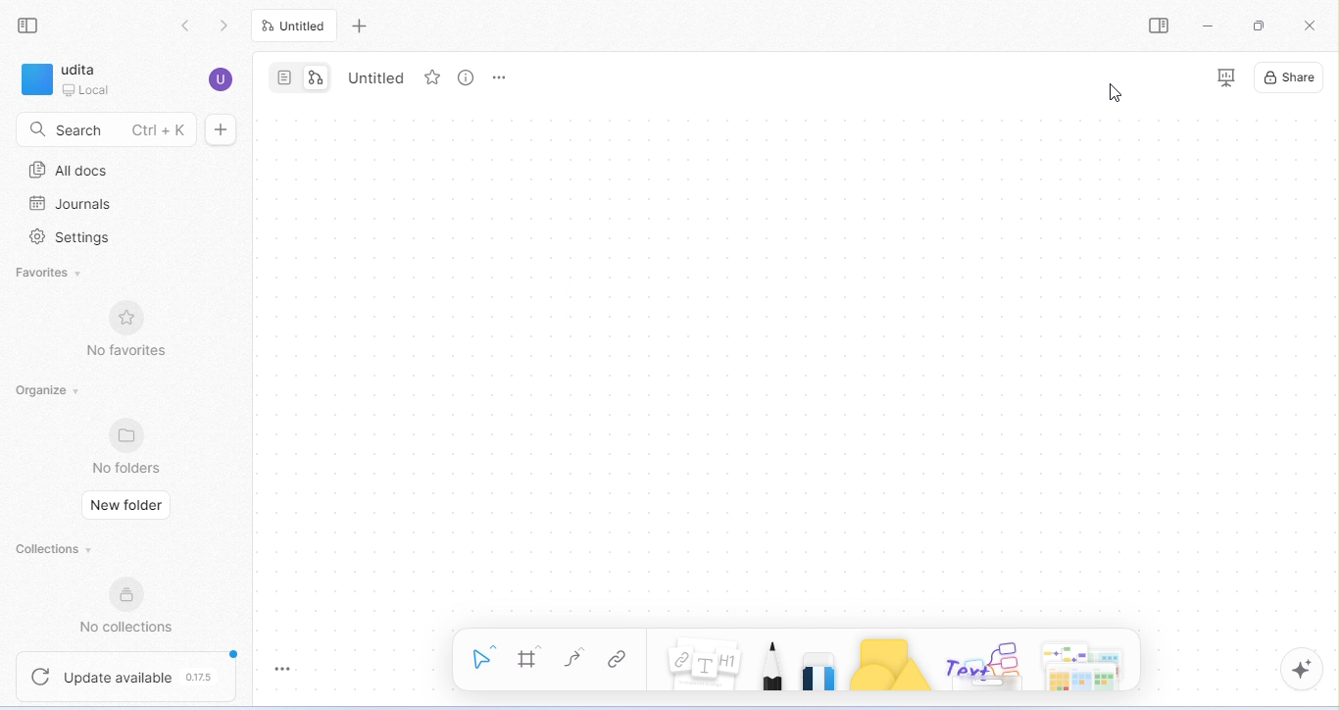 This screenshot has height=710, width=1339. I want to click on udita Local, so click(73, 81).